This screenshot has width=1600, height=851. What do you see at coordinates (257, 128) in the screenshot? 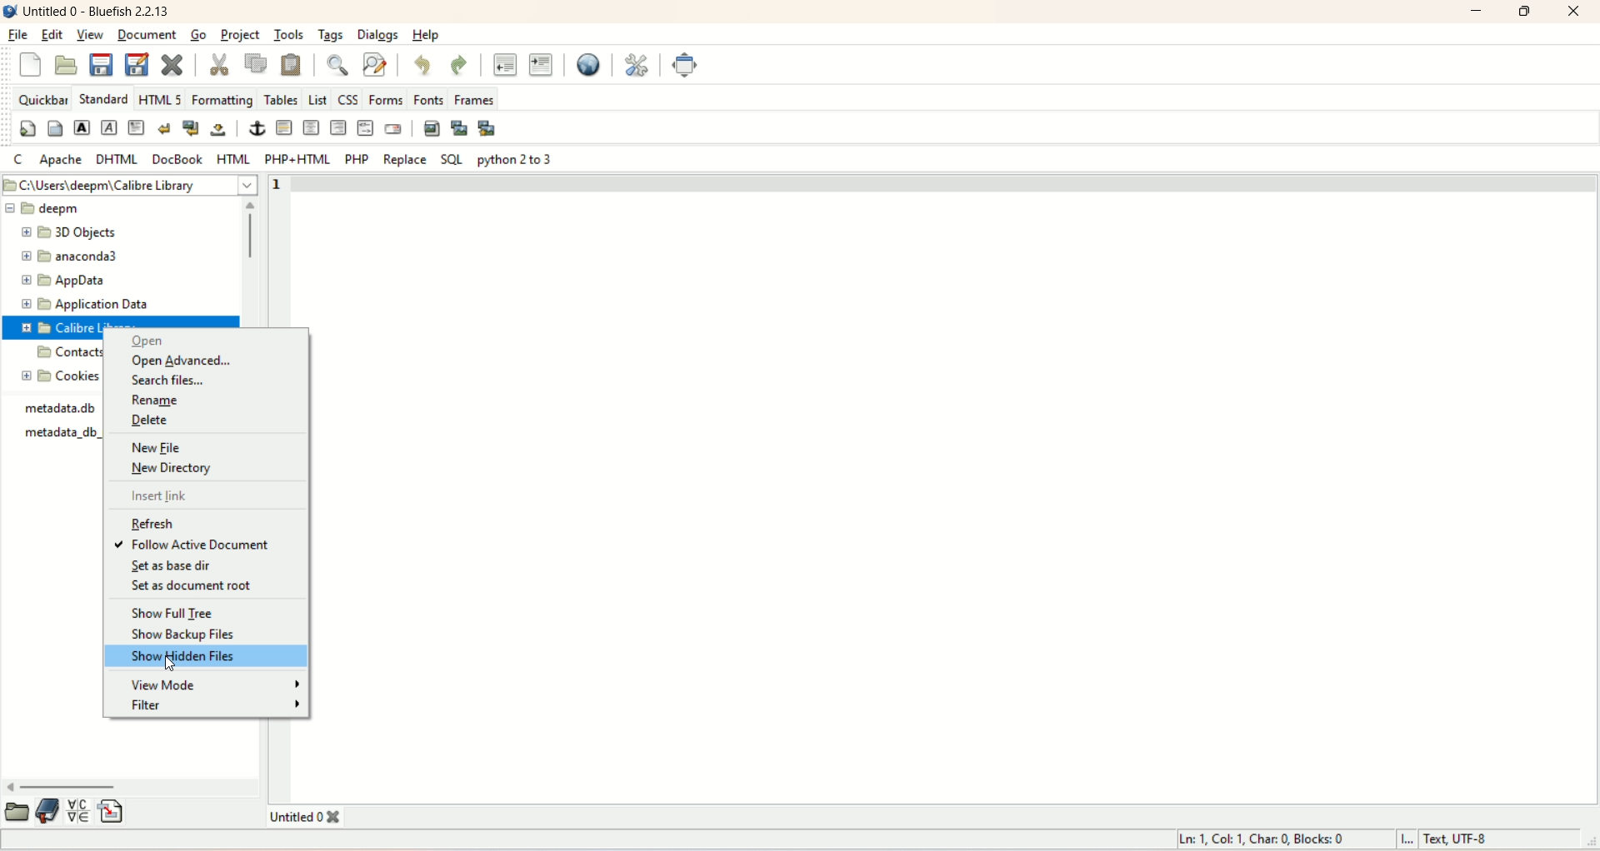
I see `anchor/hyperlink` at bounding box center [257, 128].